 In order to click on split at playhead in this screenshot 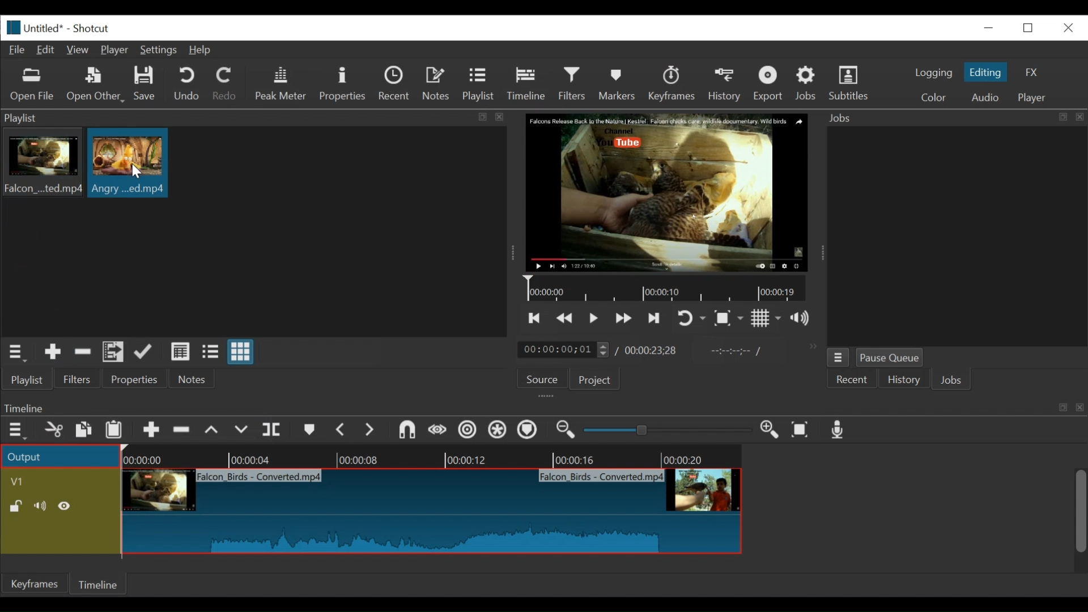, I will do `click(273, 431)`.